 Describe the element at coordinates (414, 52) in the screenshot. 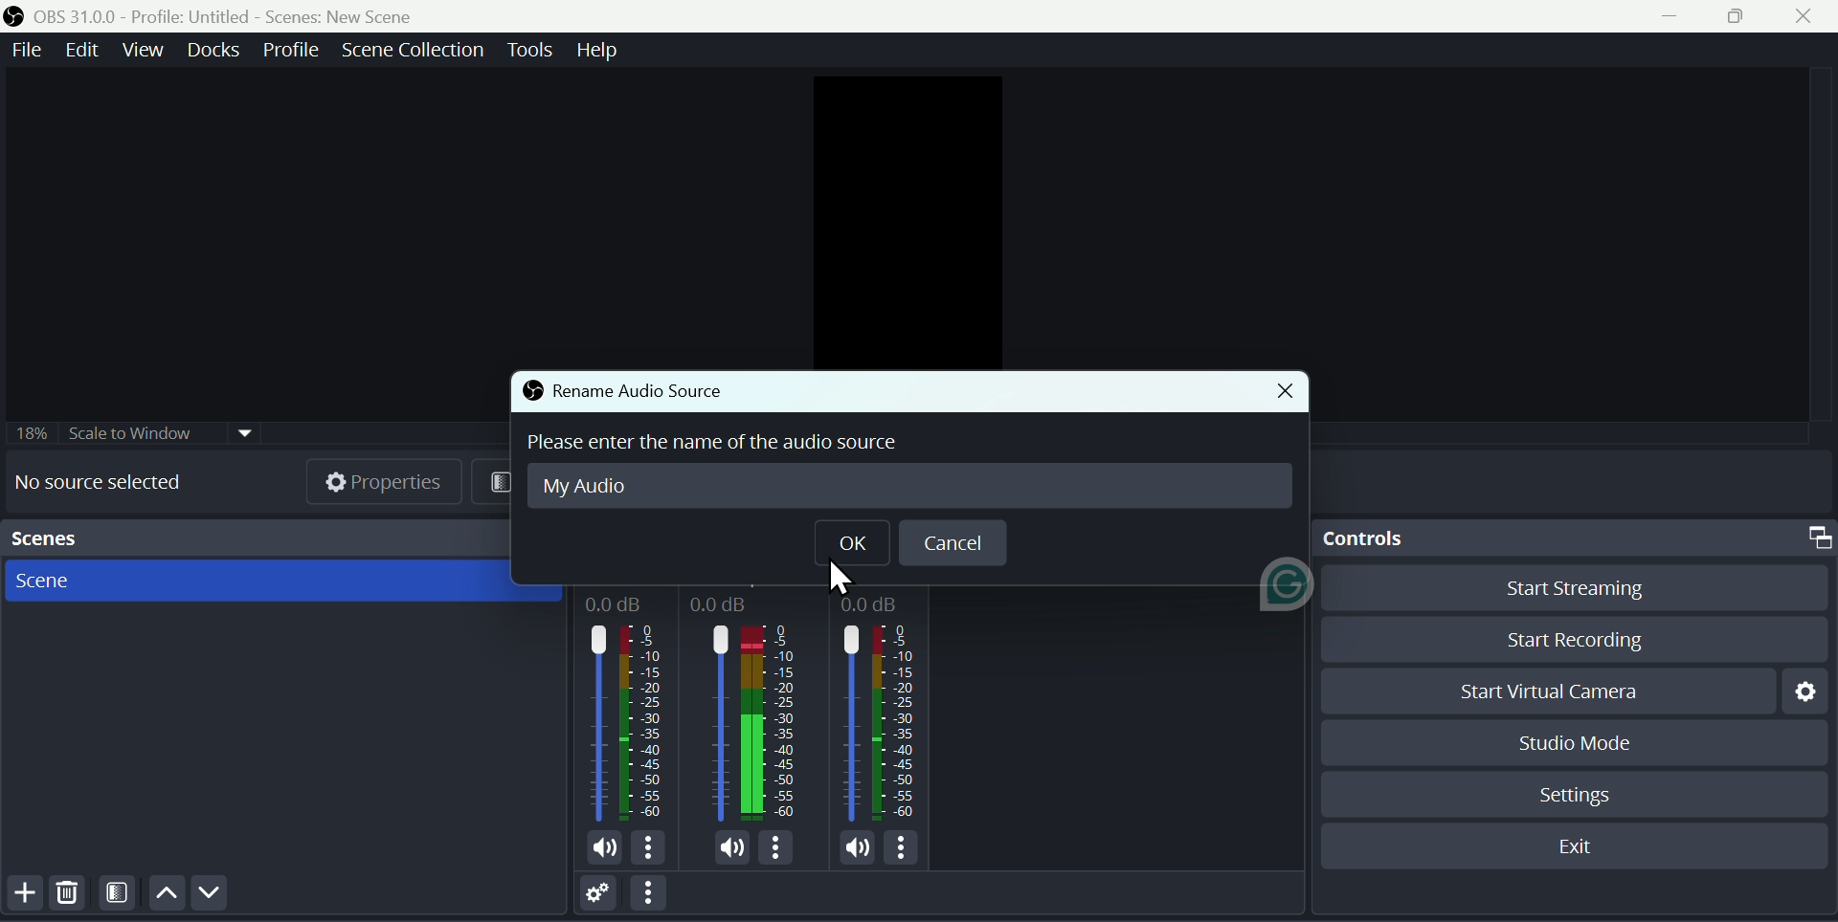

I see `Scene collection` at that location.